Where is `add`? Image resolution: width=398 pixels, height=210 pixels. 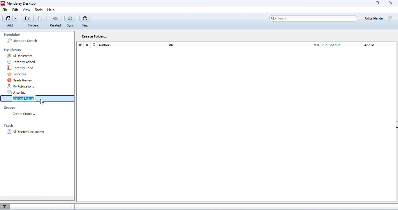
add is located at coordinates (27, 18).